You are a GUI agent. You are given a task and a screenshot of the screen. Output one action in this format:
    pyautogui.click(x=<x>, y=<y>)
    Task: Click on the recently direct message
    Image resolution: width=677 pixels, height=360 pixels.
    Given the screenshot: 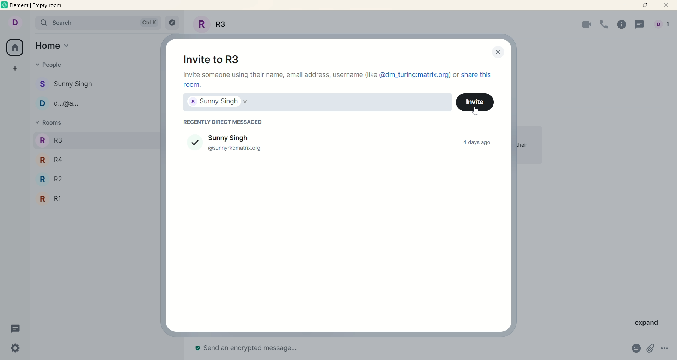 What is the action you would take?
    pyautogui.click(x=221, y=121)
    